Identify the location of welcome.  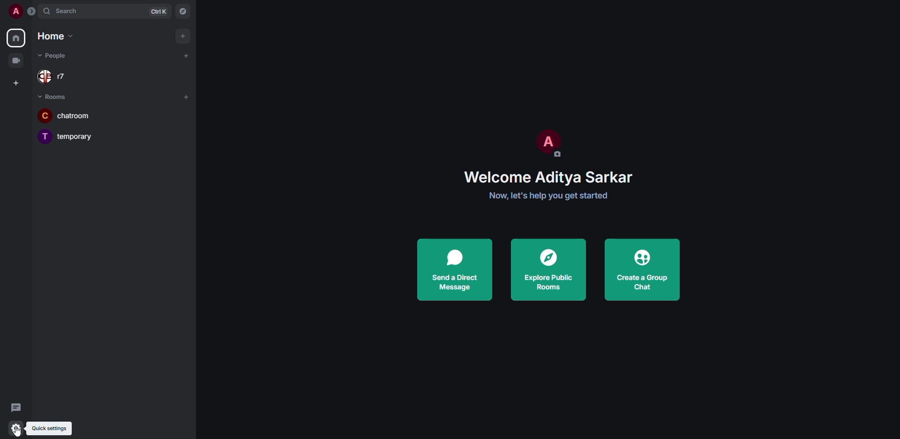
(547, 177).